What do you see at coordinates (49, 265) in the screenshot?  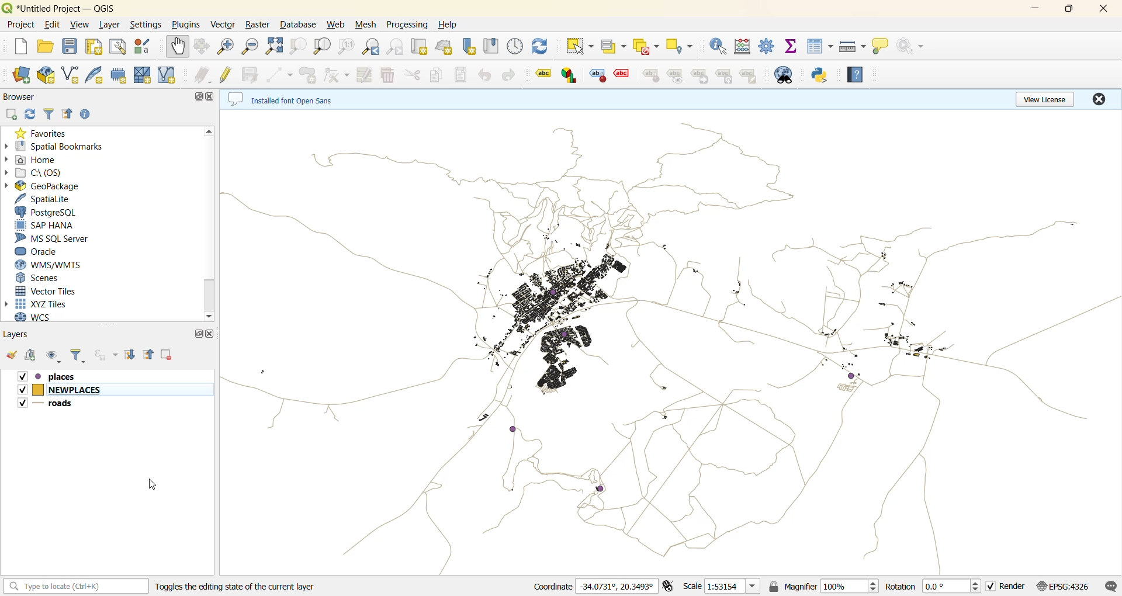 I see `wms/wmts` at bounding box center [49, 265].